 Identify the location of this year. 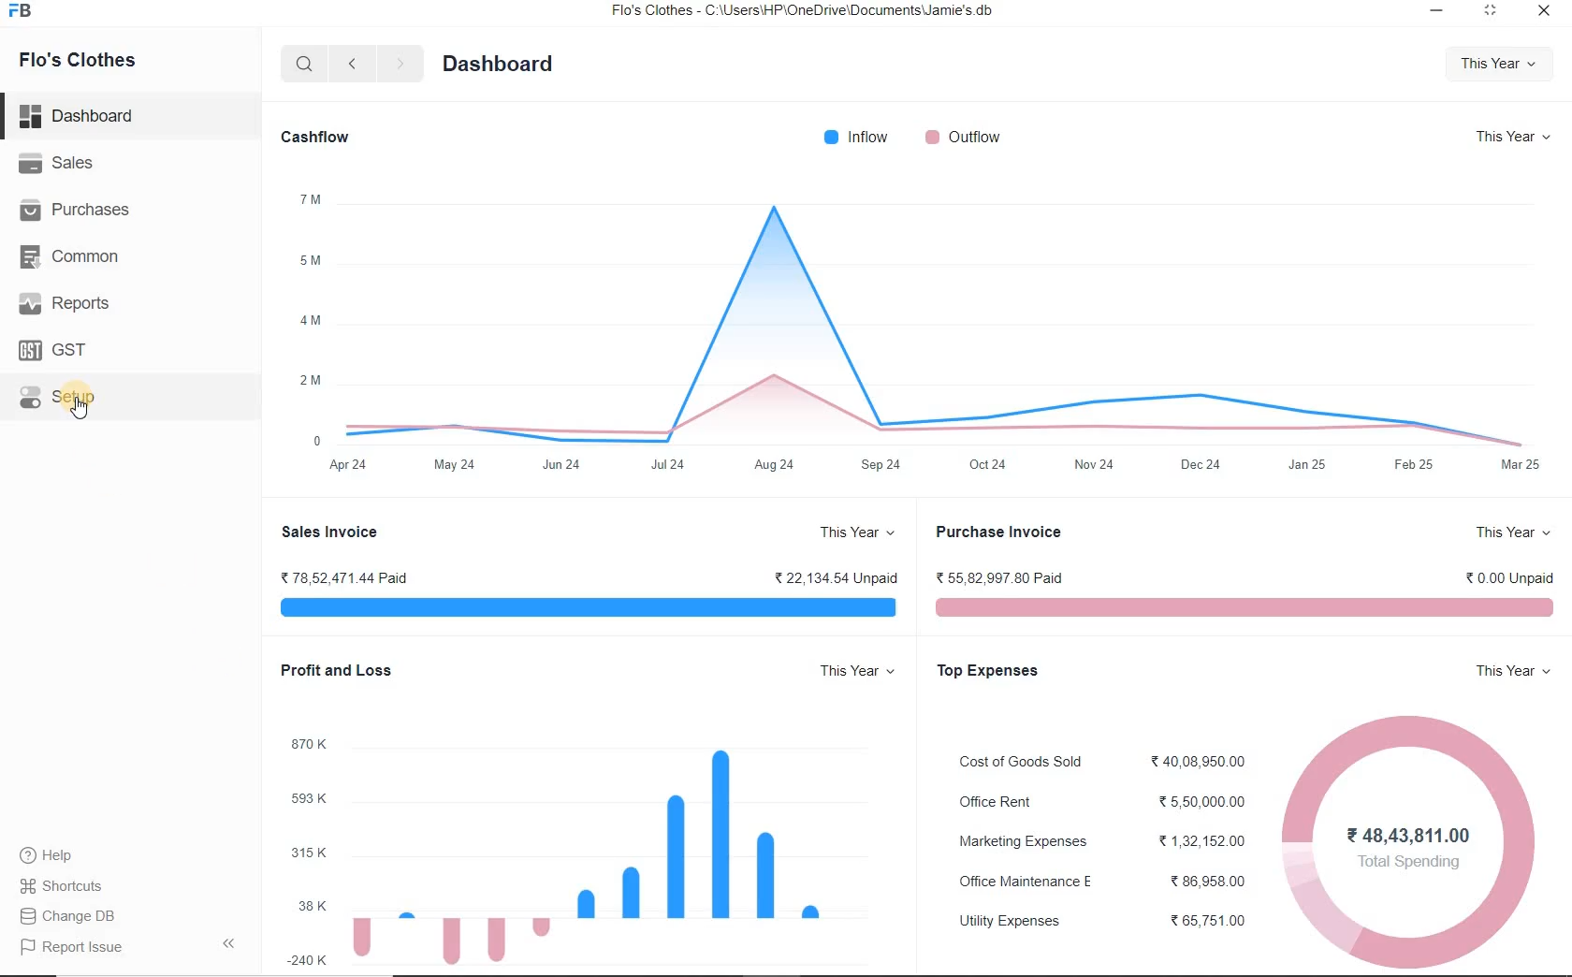
(1509, 674).